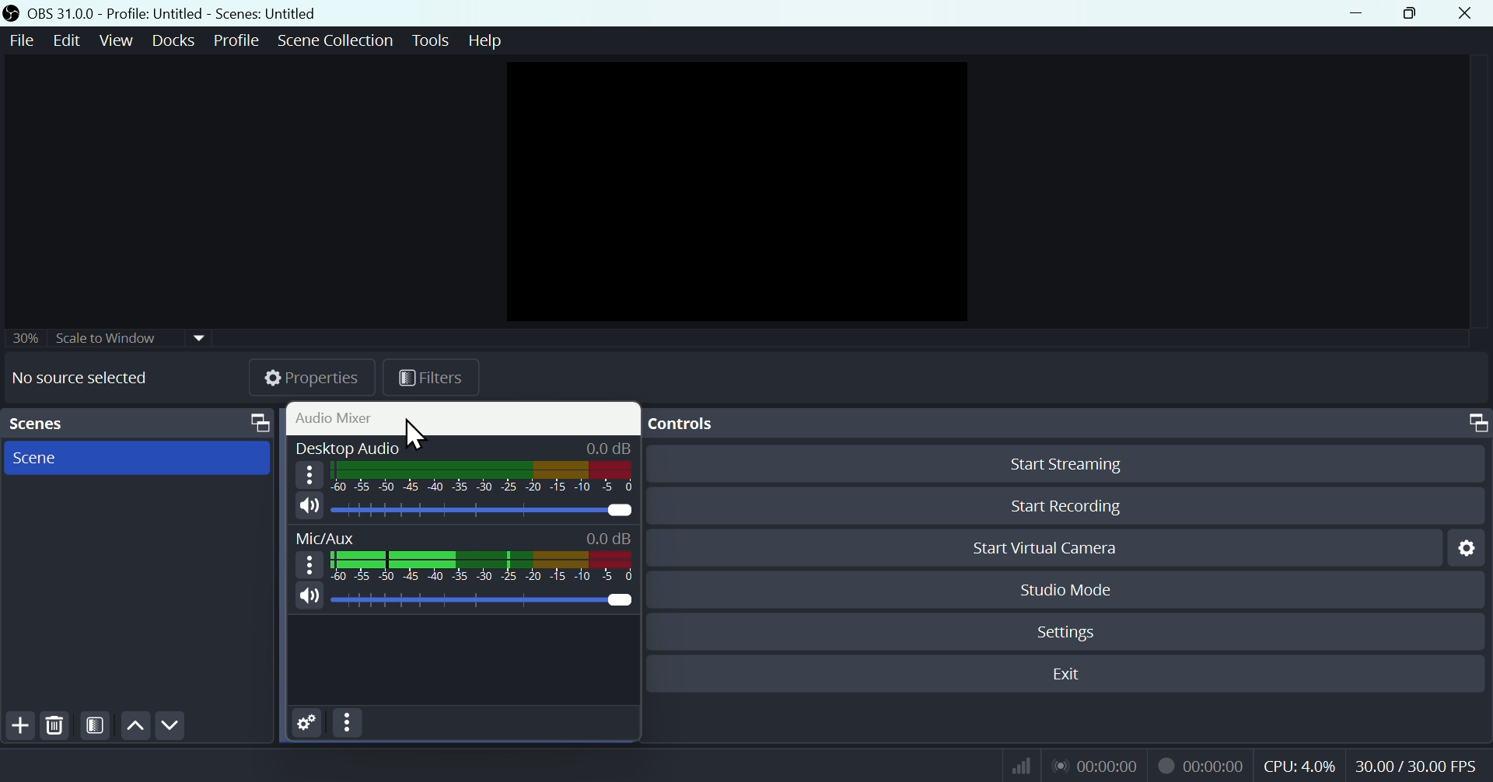 The width and height of the screenshot is (1493, 782). What do you see at coordinates (23, 40) in the screenshot?
I see `File` at bounding box center [23, 40].